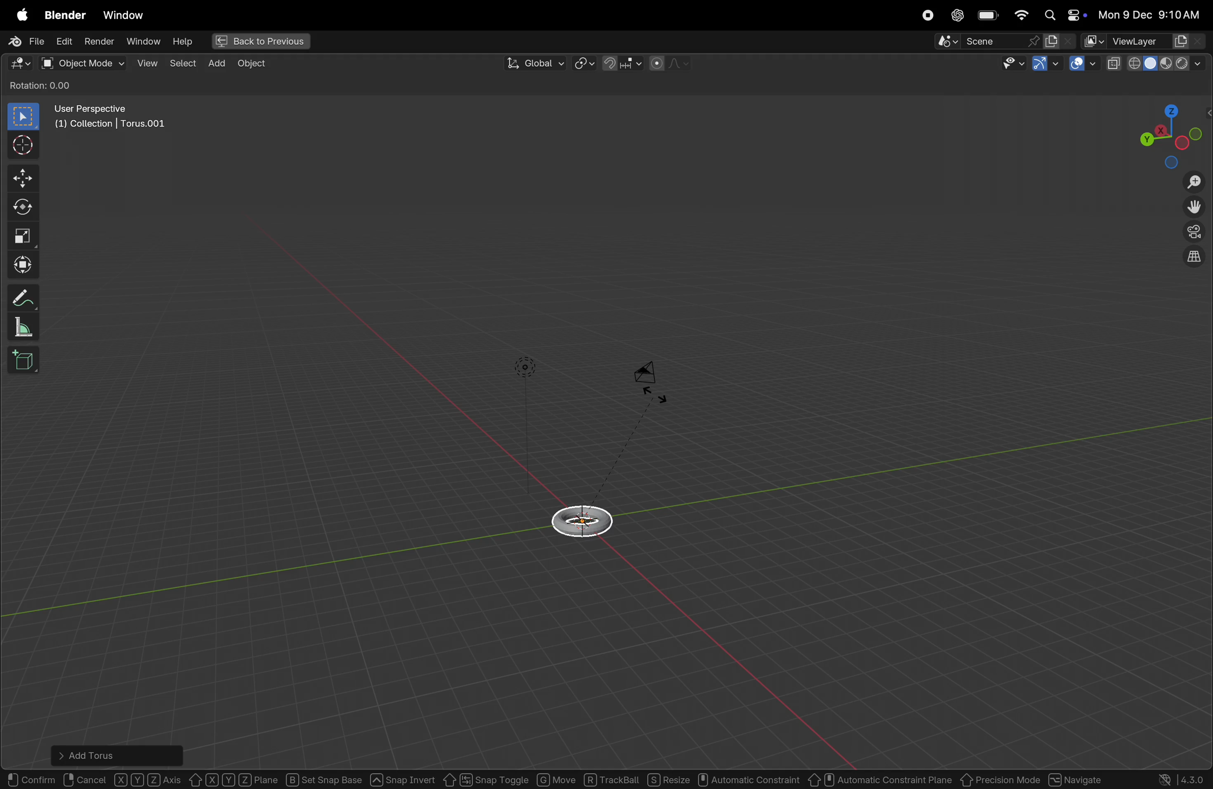  What do you see at coordinates (26, 361) in the screenshot?
I see `add cube` at bounding box center [26, 361].